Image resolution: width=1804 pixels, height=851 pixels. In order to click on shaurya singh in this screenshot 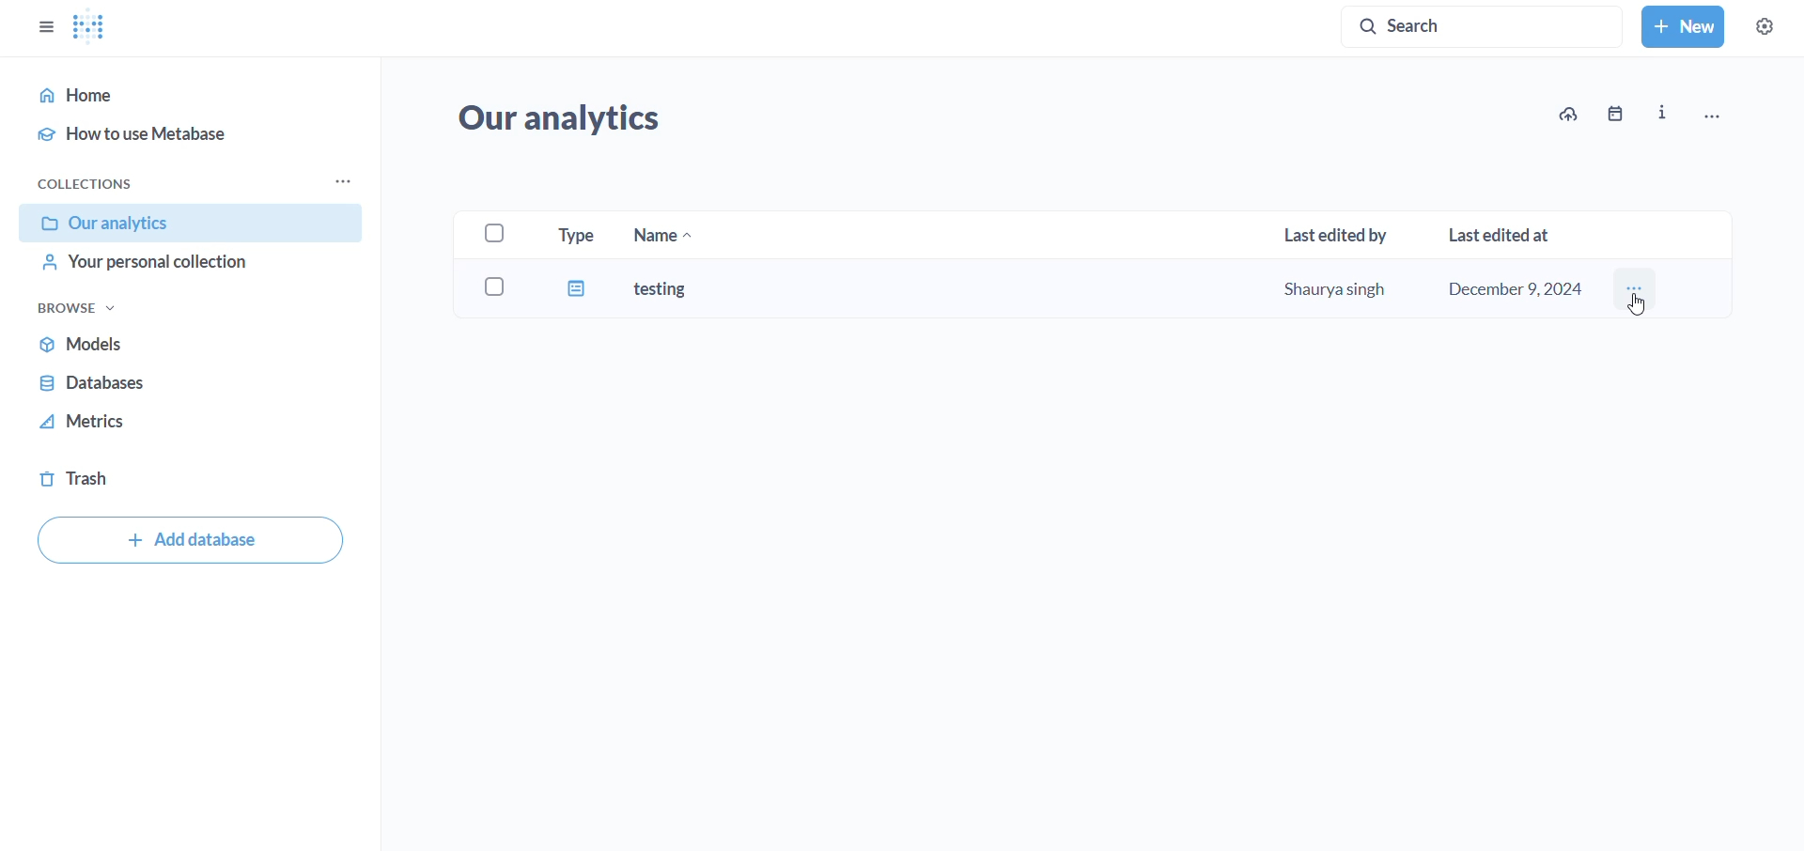, I will do `click(1328, 291)`.